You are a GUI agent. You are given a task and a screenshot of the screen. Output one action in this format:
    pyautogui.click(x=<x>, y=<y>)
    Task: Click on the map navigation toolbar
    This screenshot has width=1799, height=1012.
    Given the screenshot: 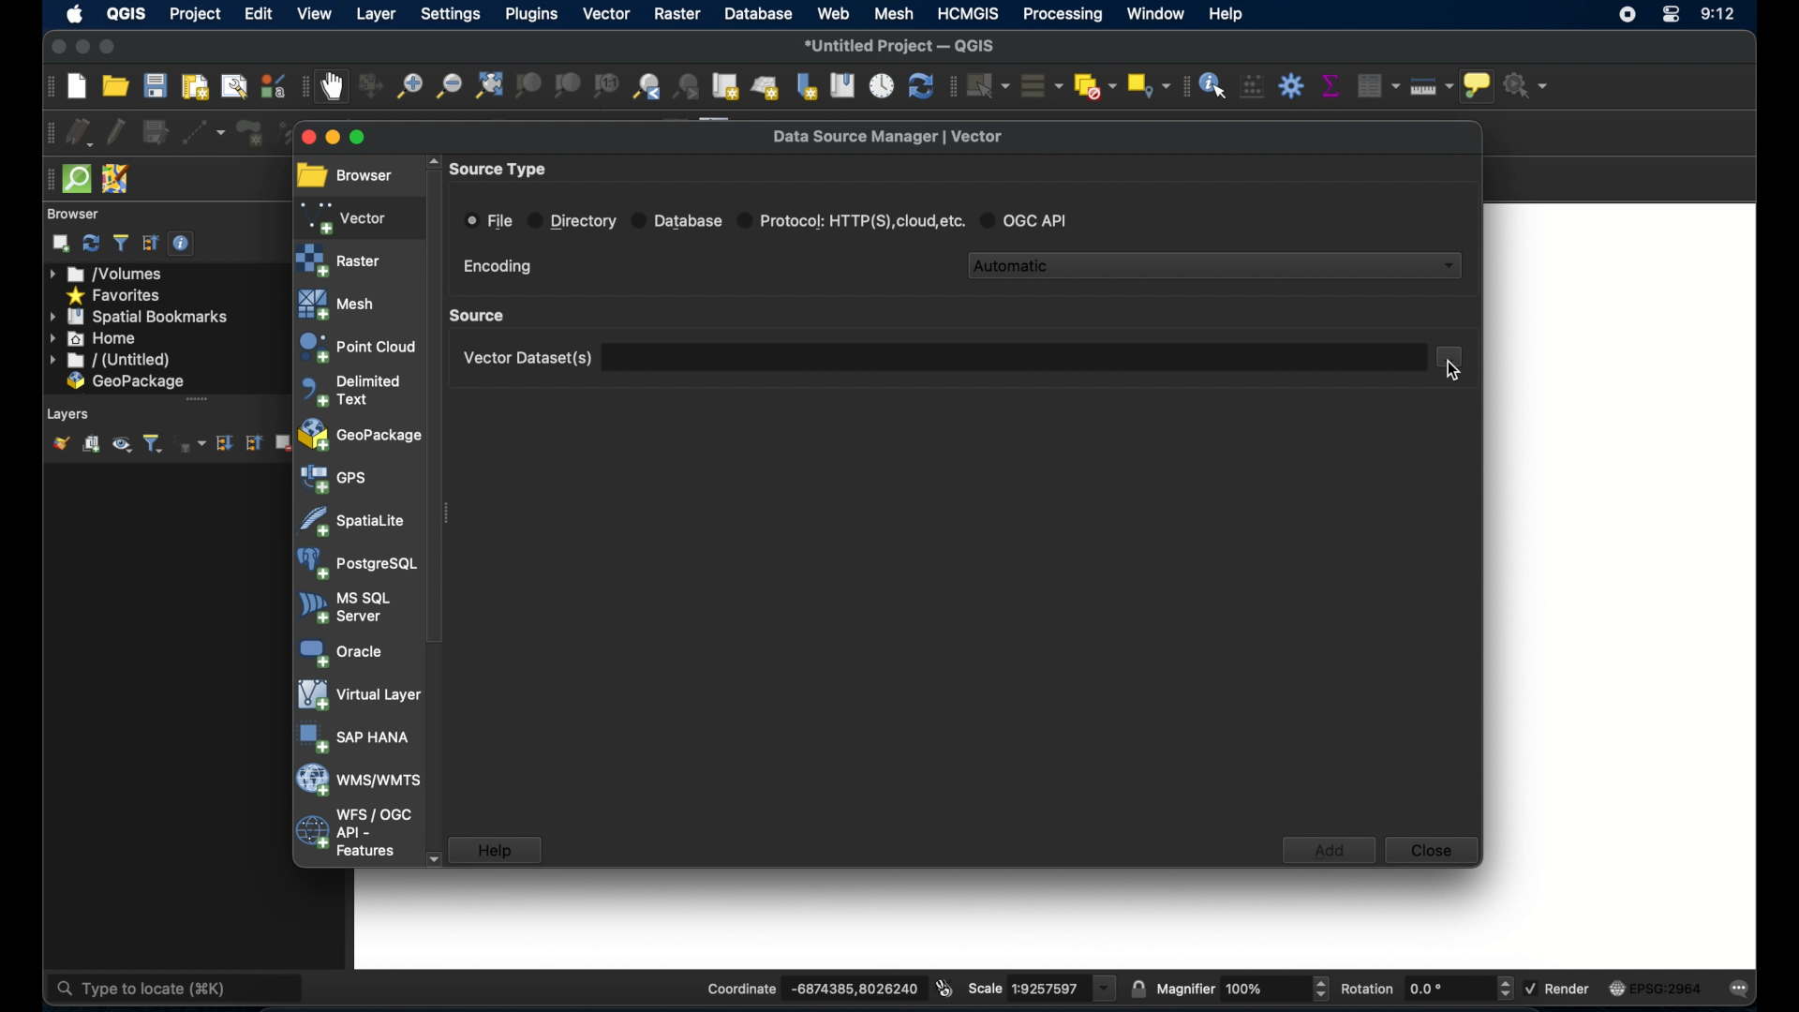 What is the action you would take?
    pyautogui.click(x=303, y=89)
    